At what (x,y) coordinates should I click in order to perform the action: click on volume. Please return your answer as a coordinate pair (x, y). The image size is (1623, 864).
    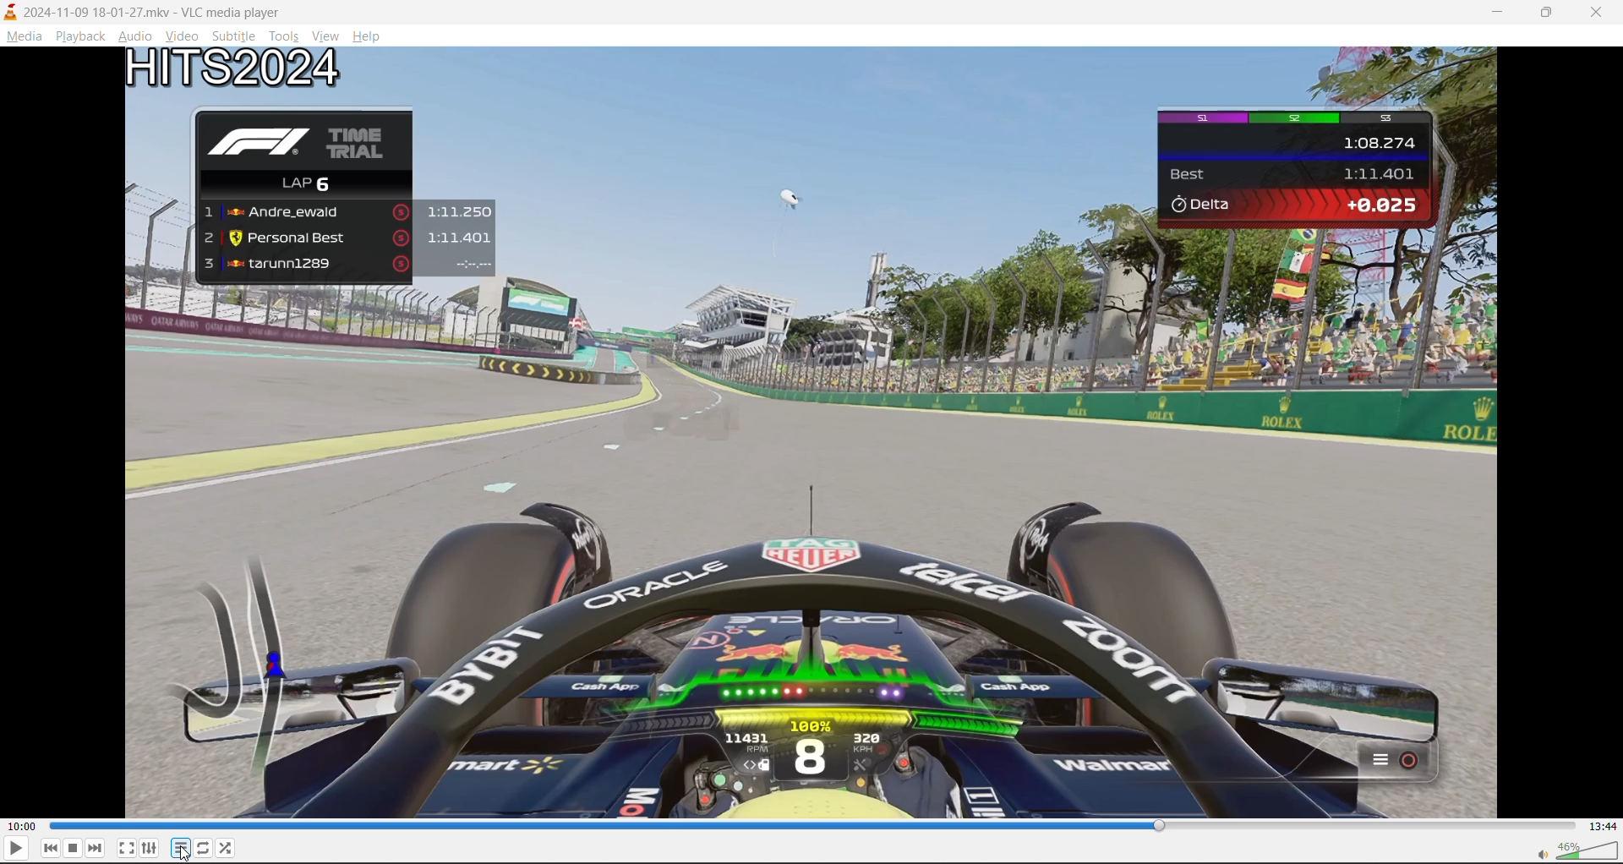
    Looking at the image, I should click on (1581, 850).